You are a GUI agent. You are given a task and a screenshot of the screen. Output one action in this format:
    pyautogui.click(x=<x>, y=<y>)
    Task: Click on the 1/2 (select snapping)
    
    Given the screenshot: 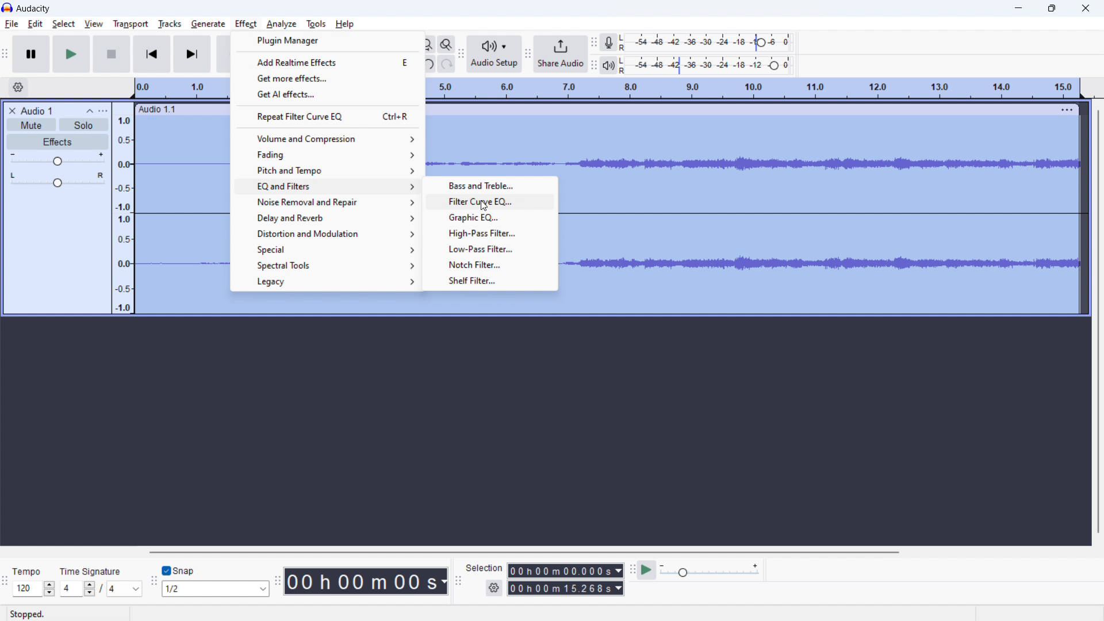 What is the action you would take?
    pyautogui.click(x=216, y=588)
    